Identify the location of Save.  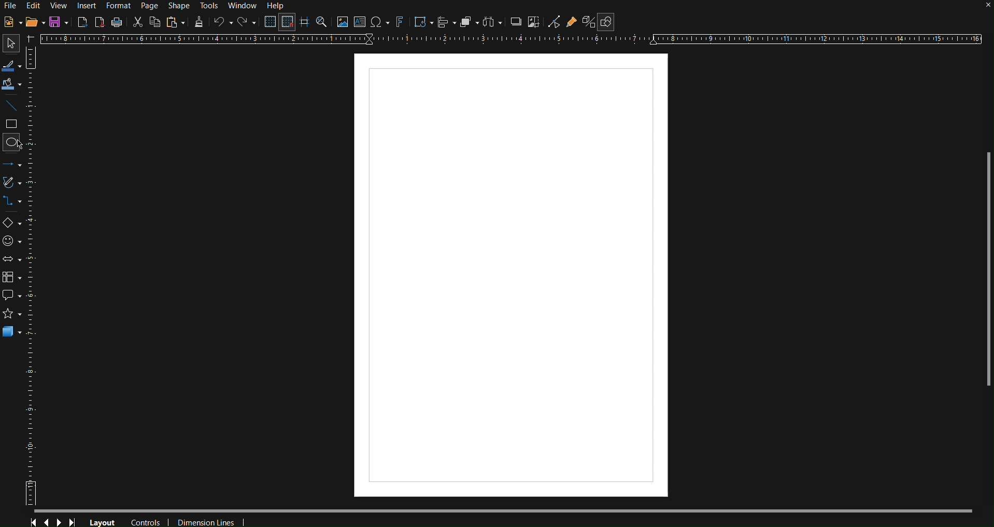
(60, 22).